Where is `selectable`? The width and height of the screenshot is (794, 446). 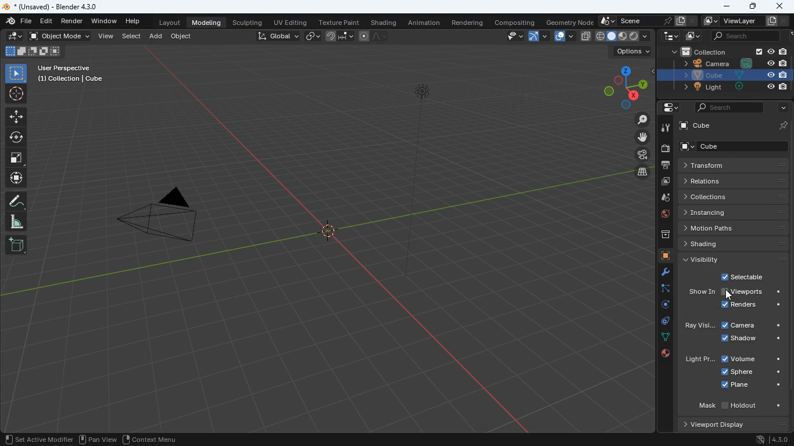 selectable is located at coordinates (745, 276).